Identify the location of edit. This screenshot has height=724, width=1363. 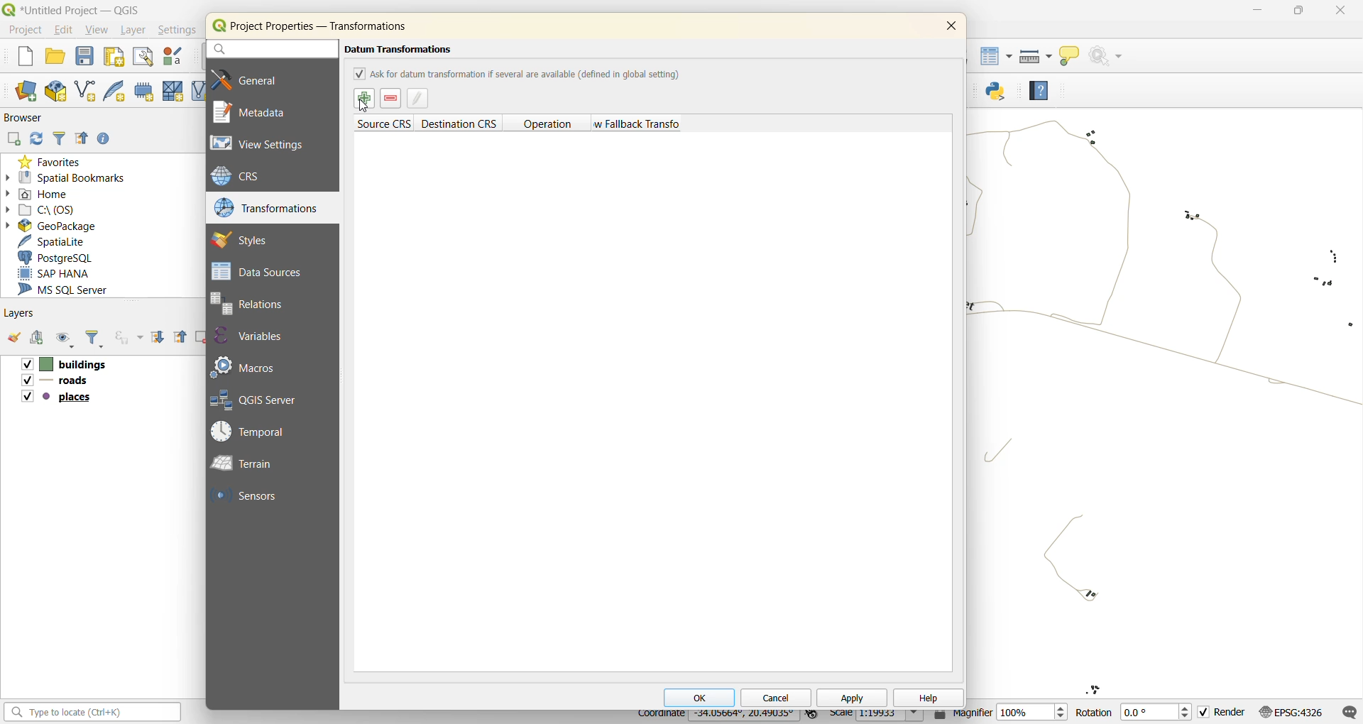
(64, 30).